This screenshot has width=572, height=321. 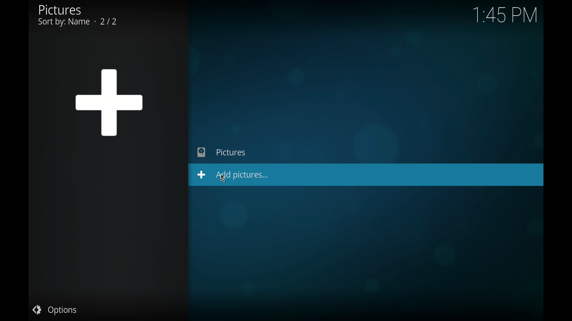 I want to click on pictures, so click(x=221, y=152).